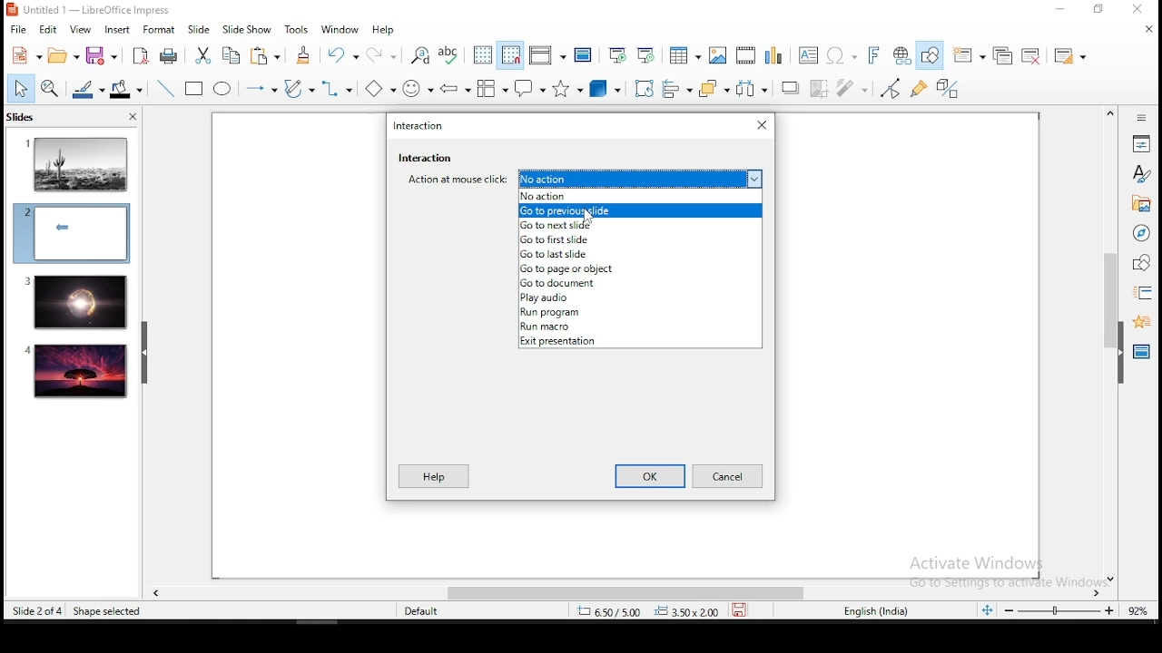  What do you see at coordinates (618, 593) in the screenshot?
I see `scroll bar` at bounding box center [618, 593].